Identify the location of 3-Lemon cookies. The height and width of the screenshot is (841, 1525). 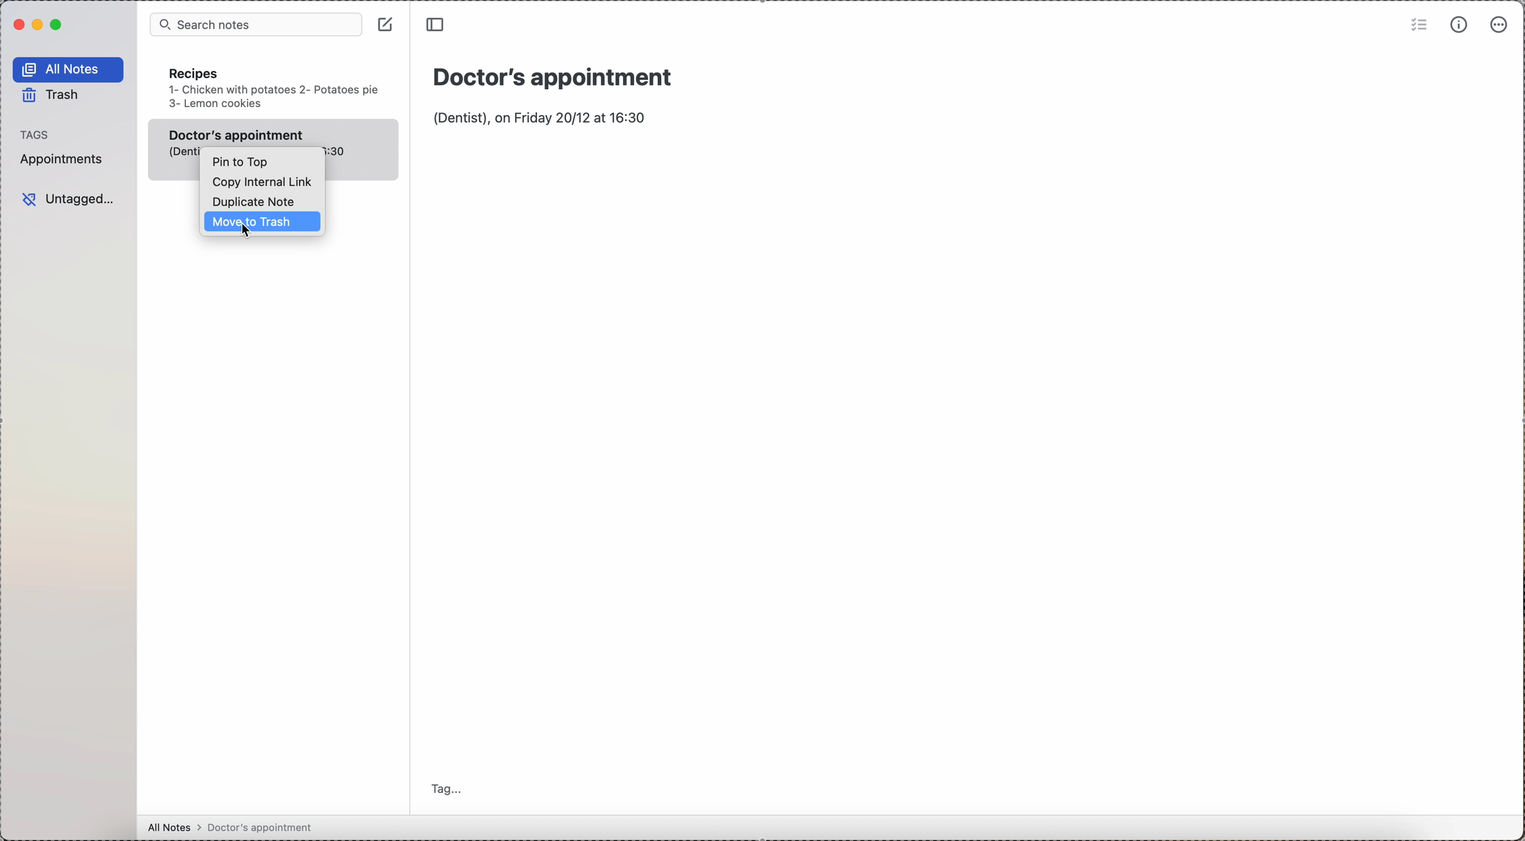
(216, 104).